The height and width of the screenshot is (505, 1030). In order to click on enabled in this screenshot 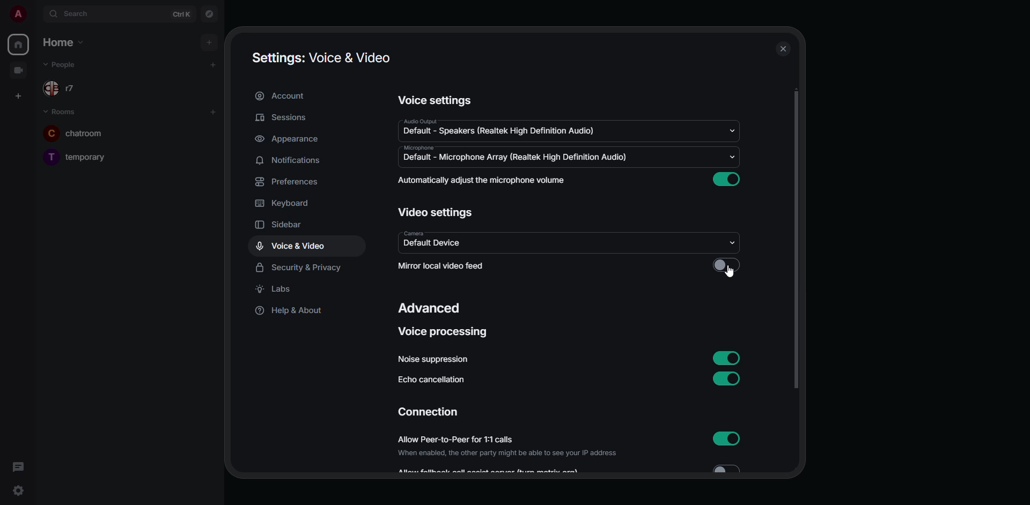, I will do `click(728, 378)`.